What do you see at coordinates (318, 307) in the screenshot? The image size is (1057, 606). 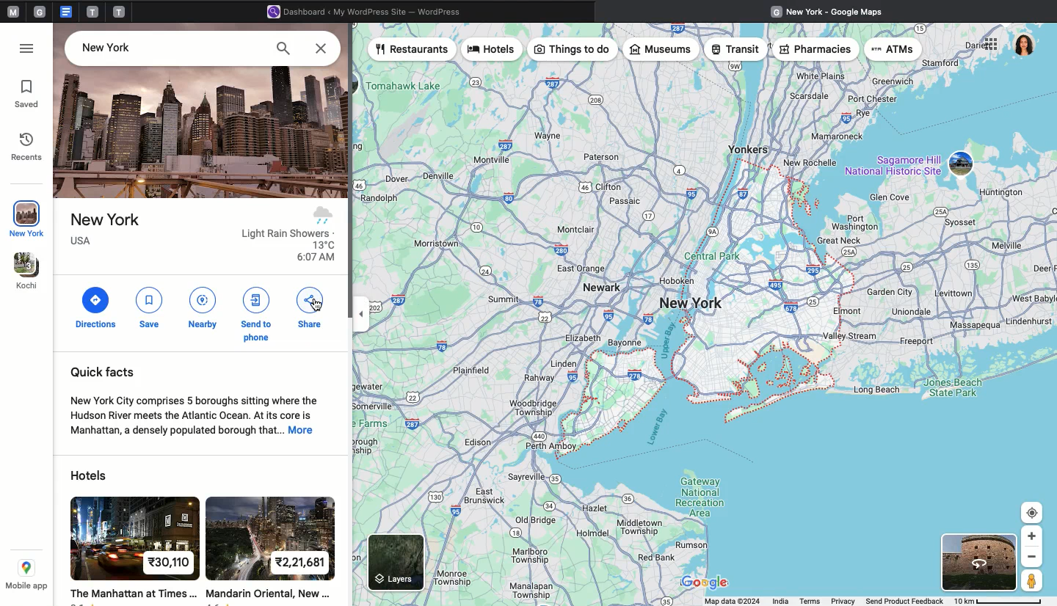 I see `cursor` at bounding box center [318, 307].